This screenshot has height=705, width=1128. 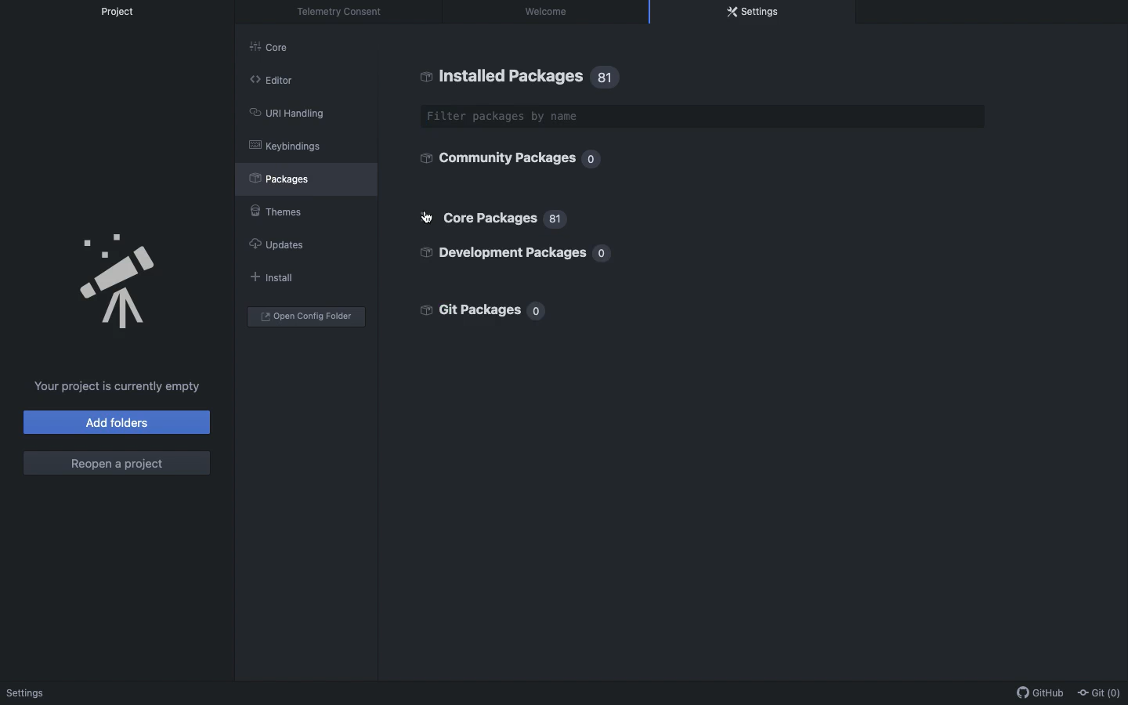 What do you see at coordinates (704, 117) in the screenshot?
I see `Filter packages by name` at bounding box center [704, 117].